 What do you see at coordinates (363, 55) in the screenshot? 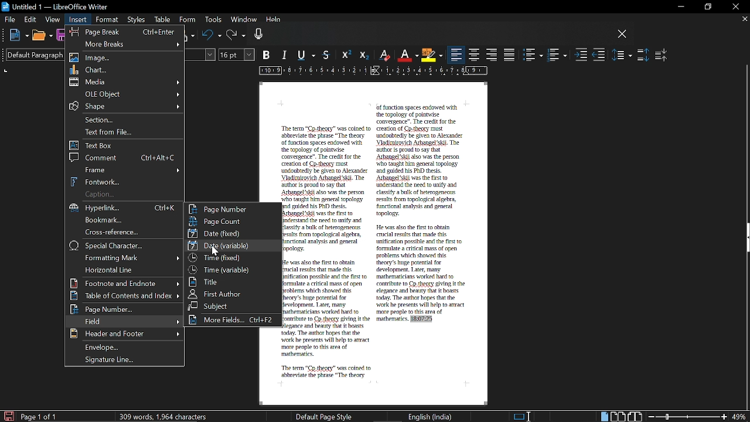
I see `Subscript` at bounding box center [363, 55].